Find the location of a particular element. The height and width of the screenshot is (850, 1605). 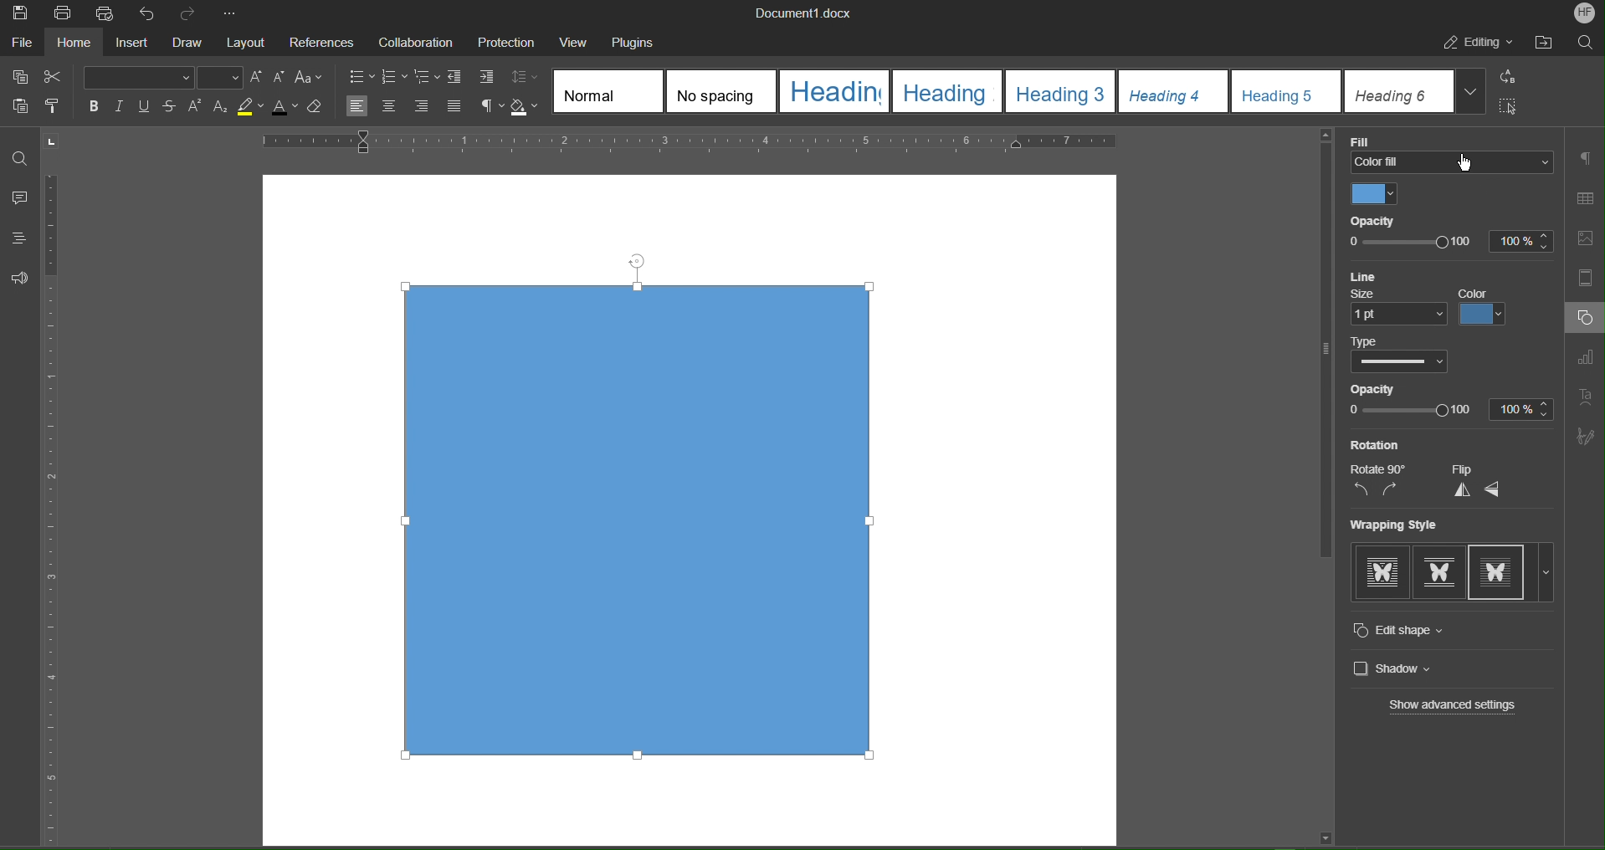

Rotate CW is located at coordinates (1397, 491).